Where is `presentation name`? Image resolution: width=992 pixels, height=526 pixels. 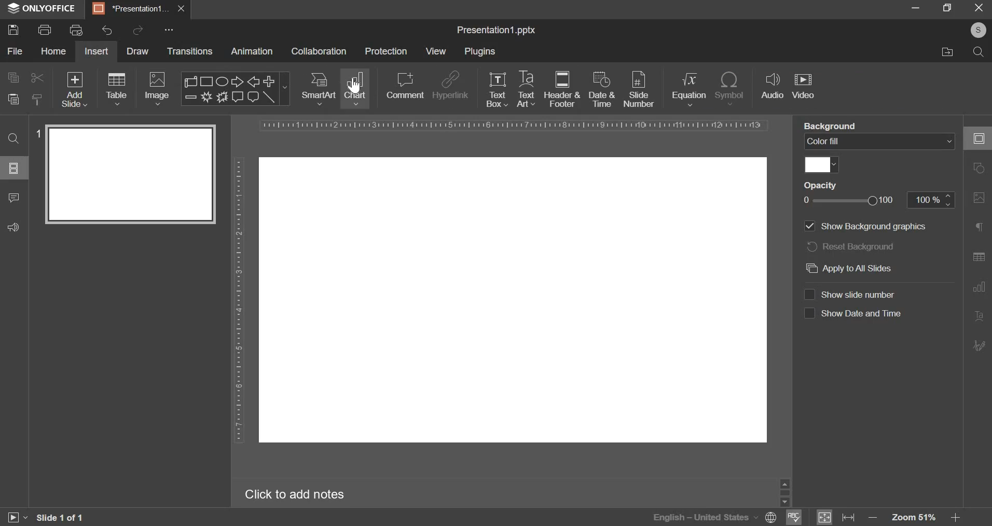
presentation name is located at coordinates (497, 30).